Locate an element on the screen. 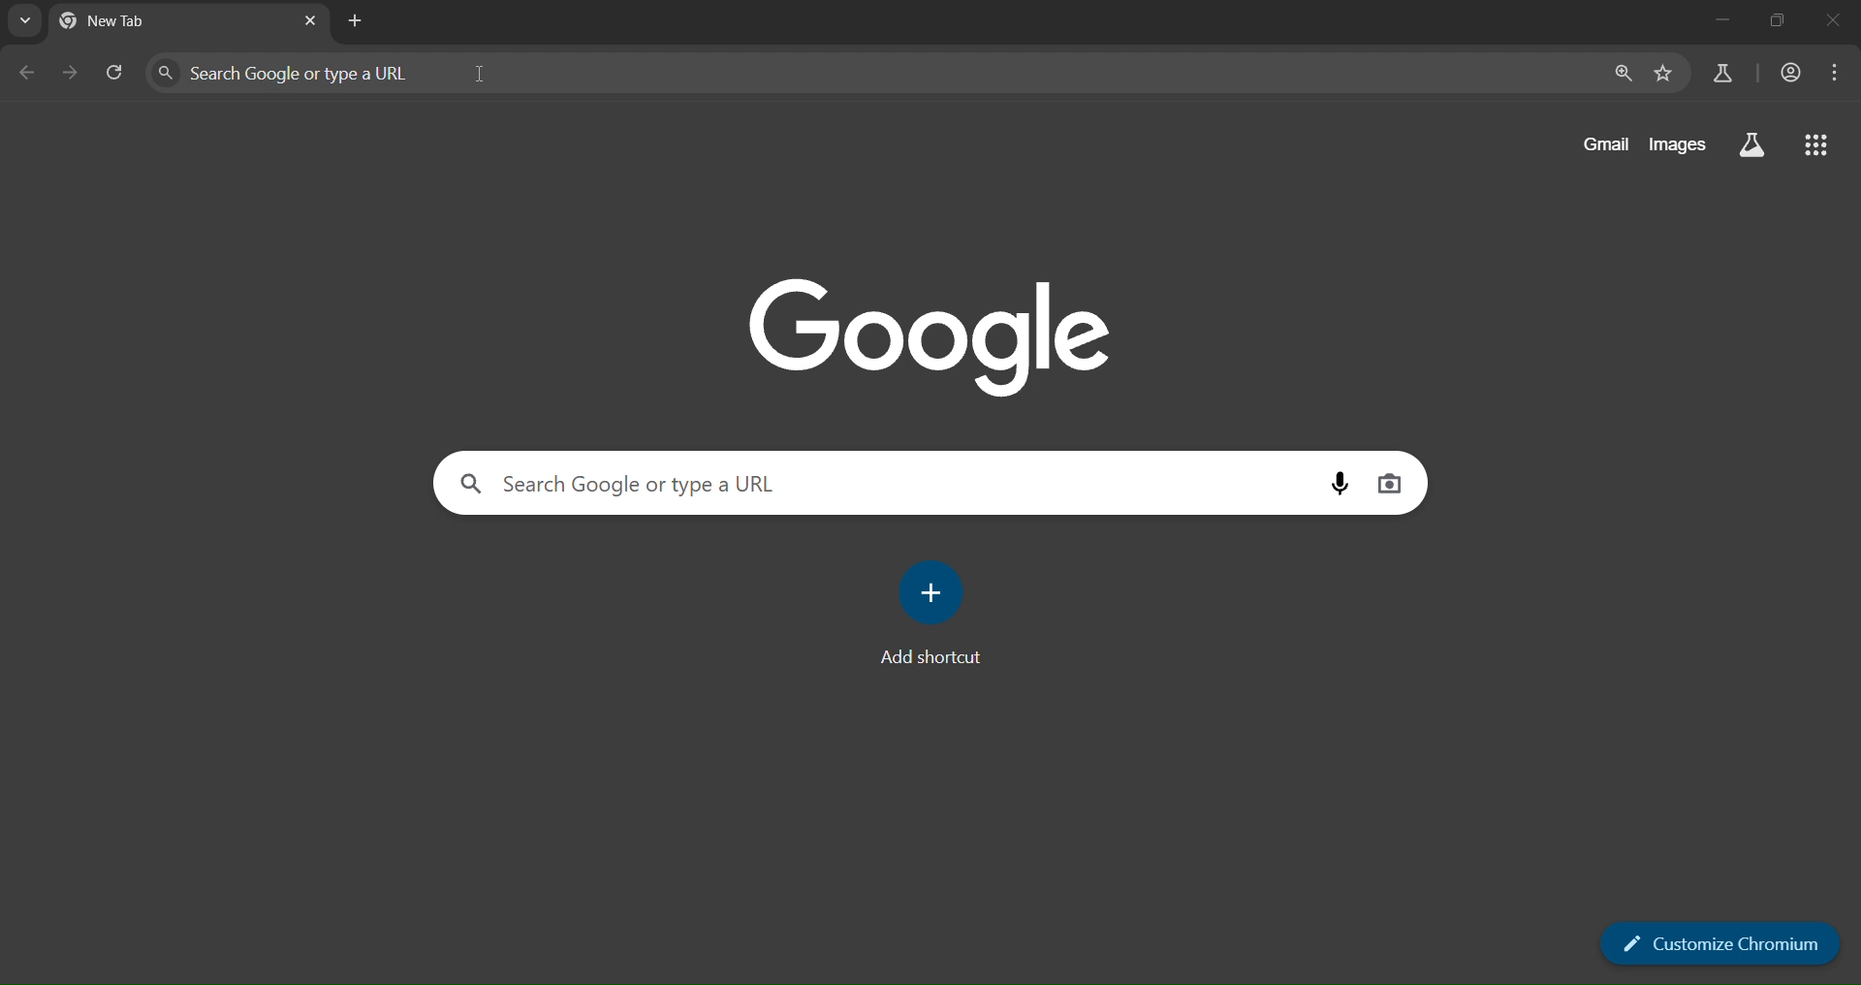 This screenshot has width=1861, height=985. gmail is located at coordinates (1603, 145).